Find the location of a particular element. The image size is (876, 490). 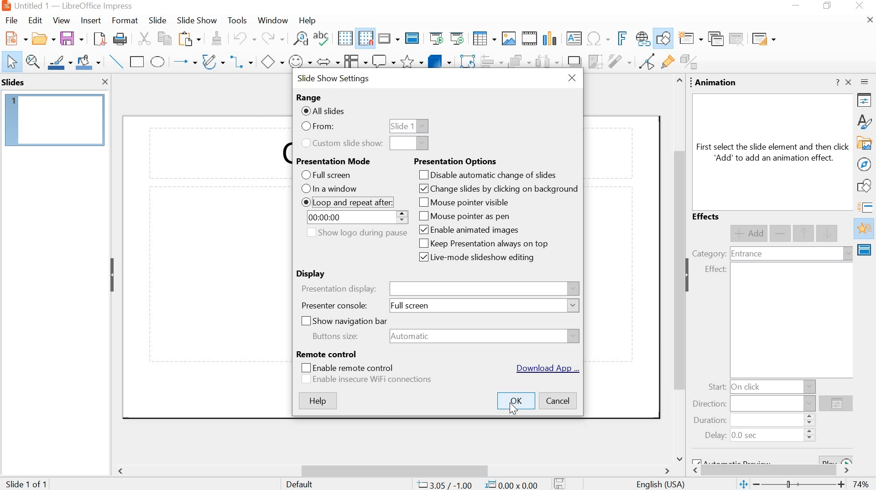

redo is located at coordinates (271, 38).